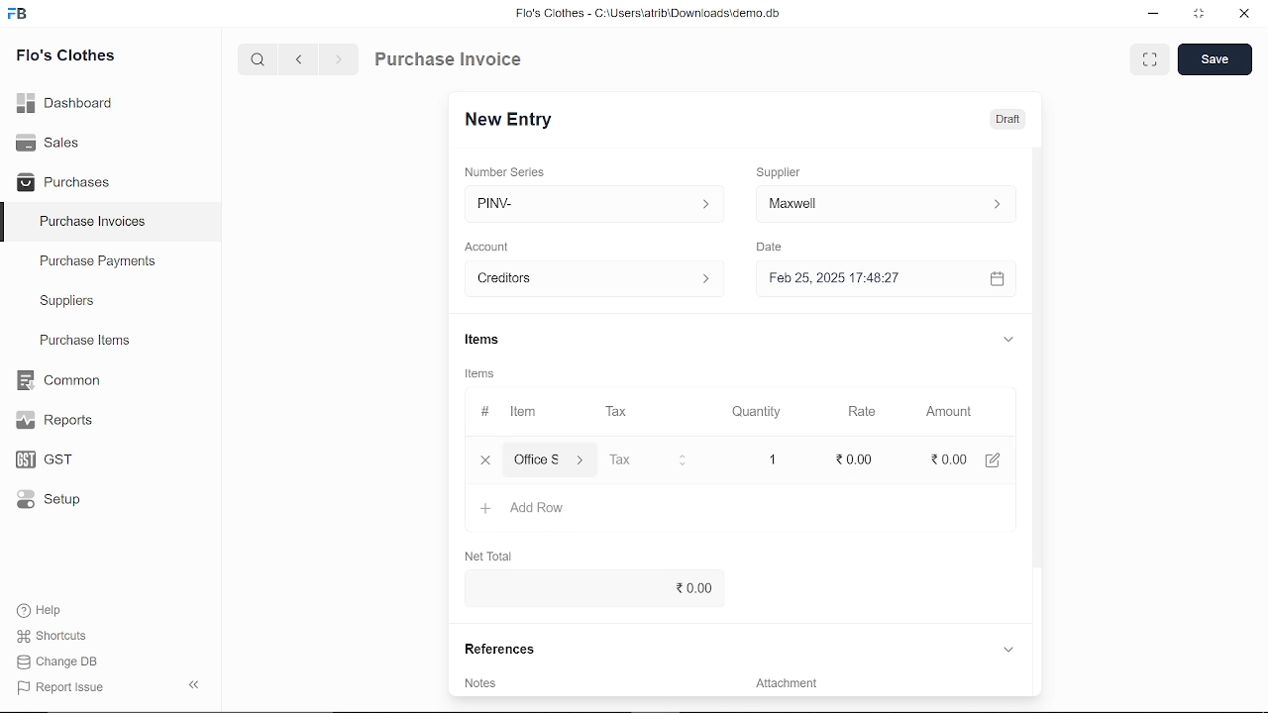 Image resolution: width=1268 pixels, height=713 pixels. What do you see at coordinates (524, 509) in the screenshot?
I see ` Add Row` at bounding box center [524, 509].